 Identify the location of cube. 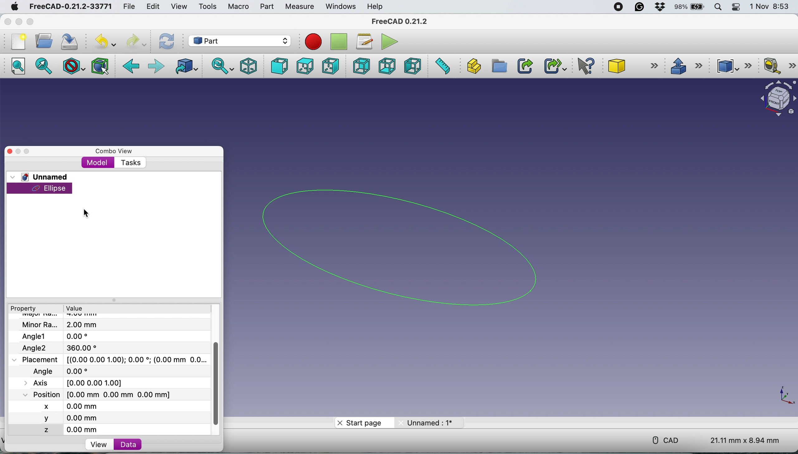
(634, 65).